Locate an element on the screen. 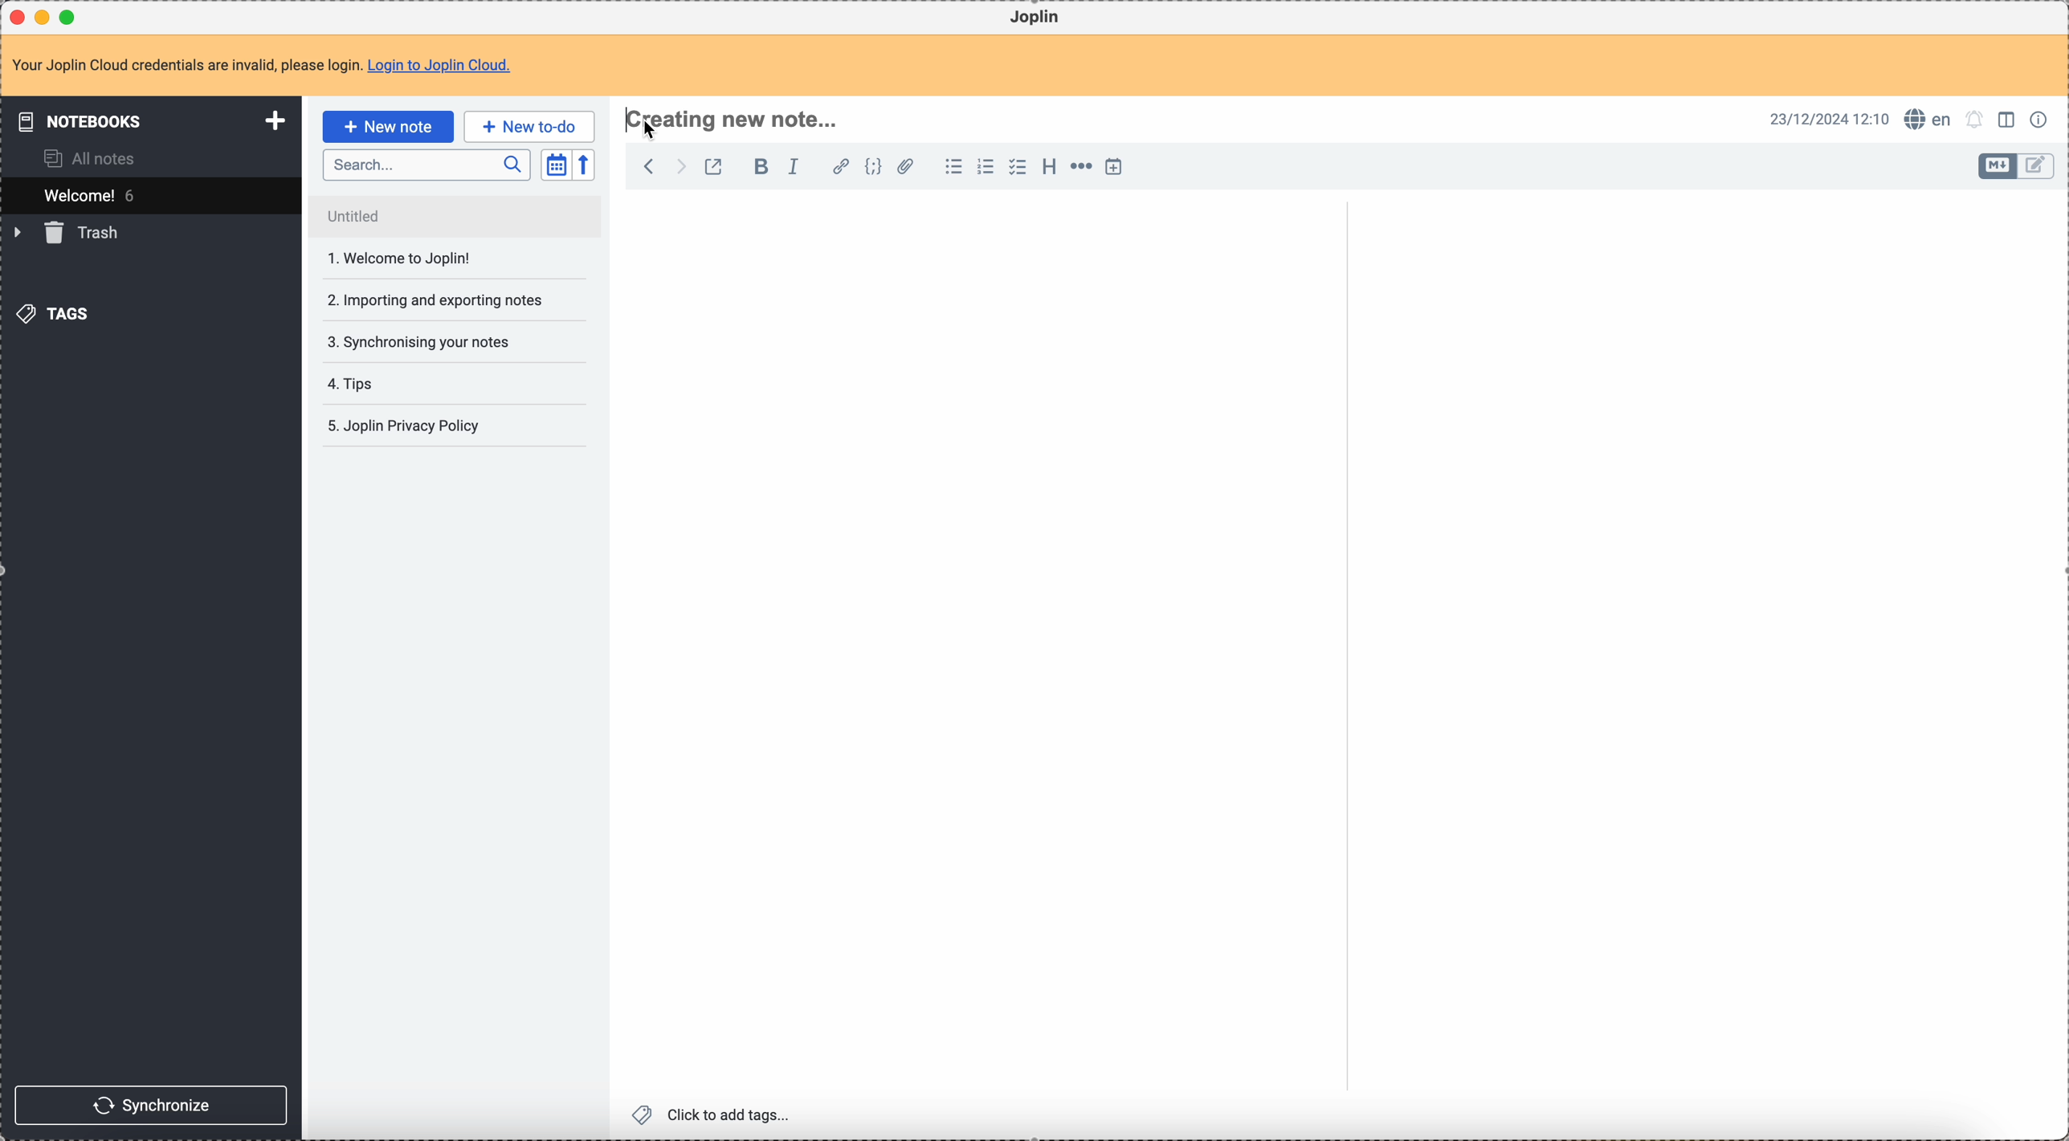  synchronize is located at coordinates (150, 1103).